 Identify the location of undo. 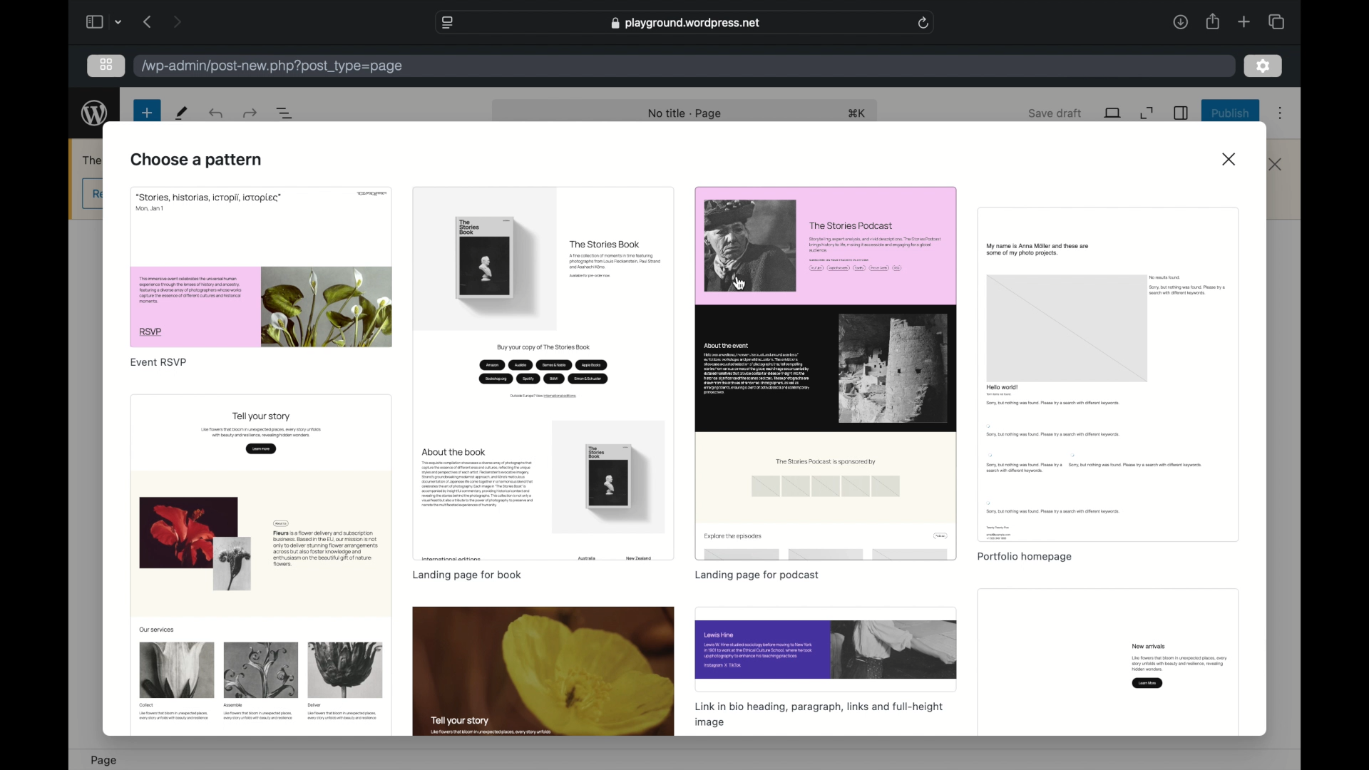
(249, 113).